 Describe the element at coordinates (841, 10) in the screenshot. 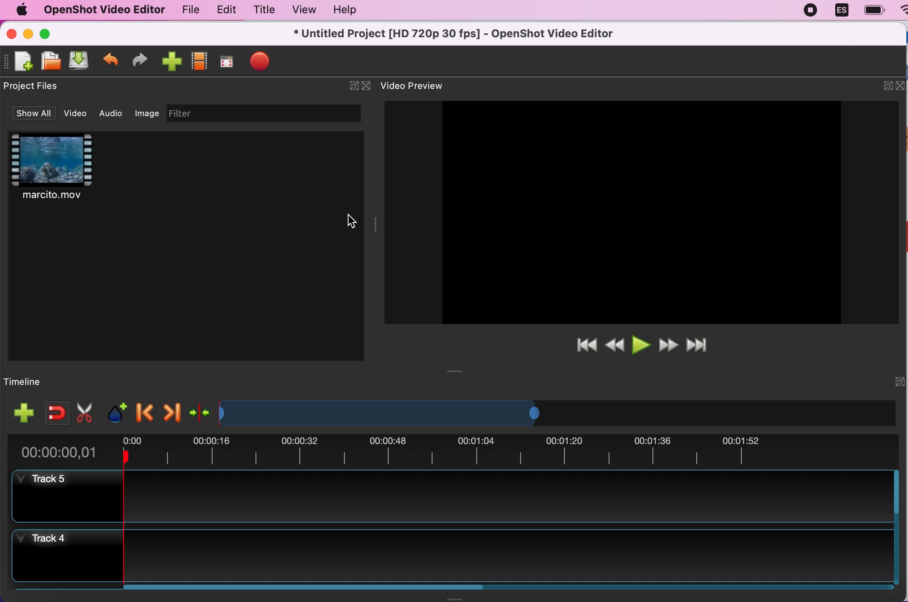

I see `language` at that location.